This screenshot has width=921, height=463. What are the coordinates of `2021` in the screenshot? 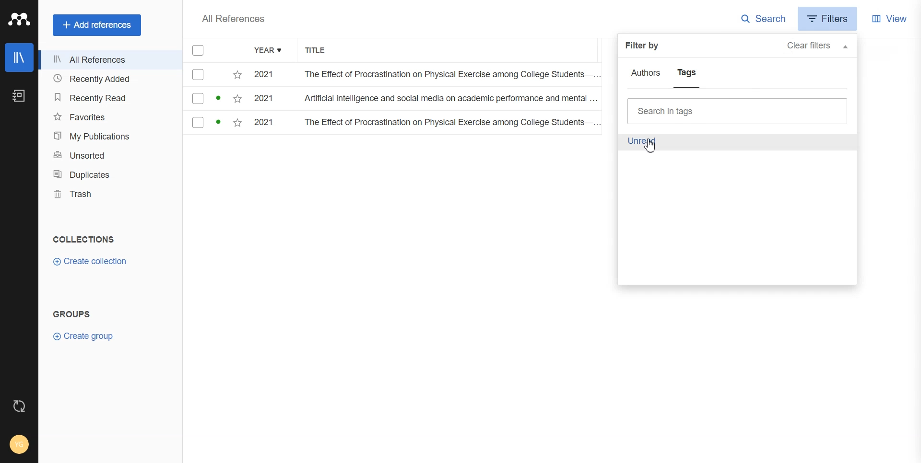 It's located at (267, 75).